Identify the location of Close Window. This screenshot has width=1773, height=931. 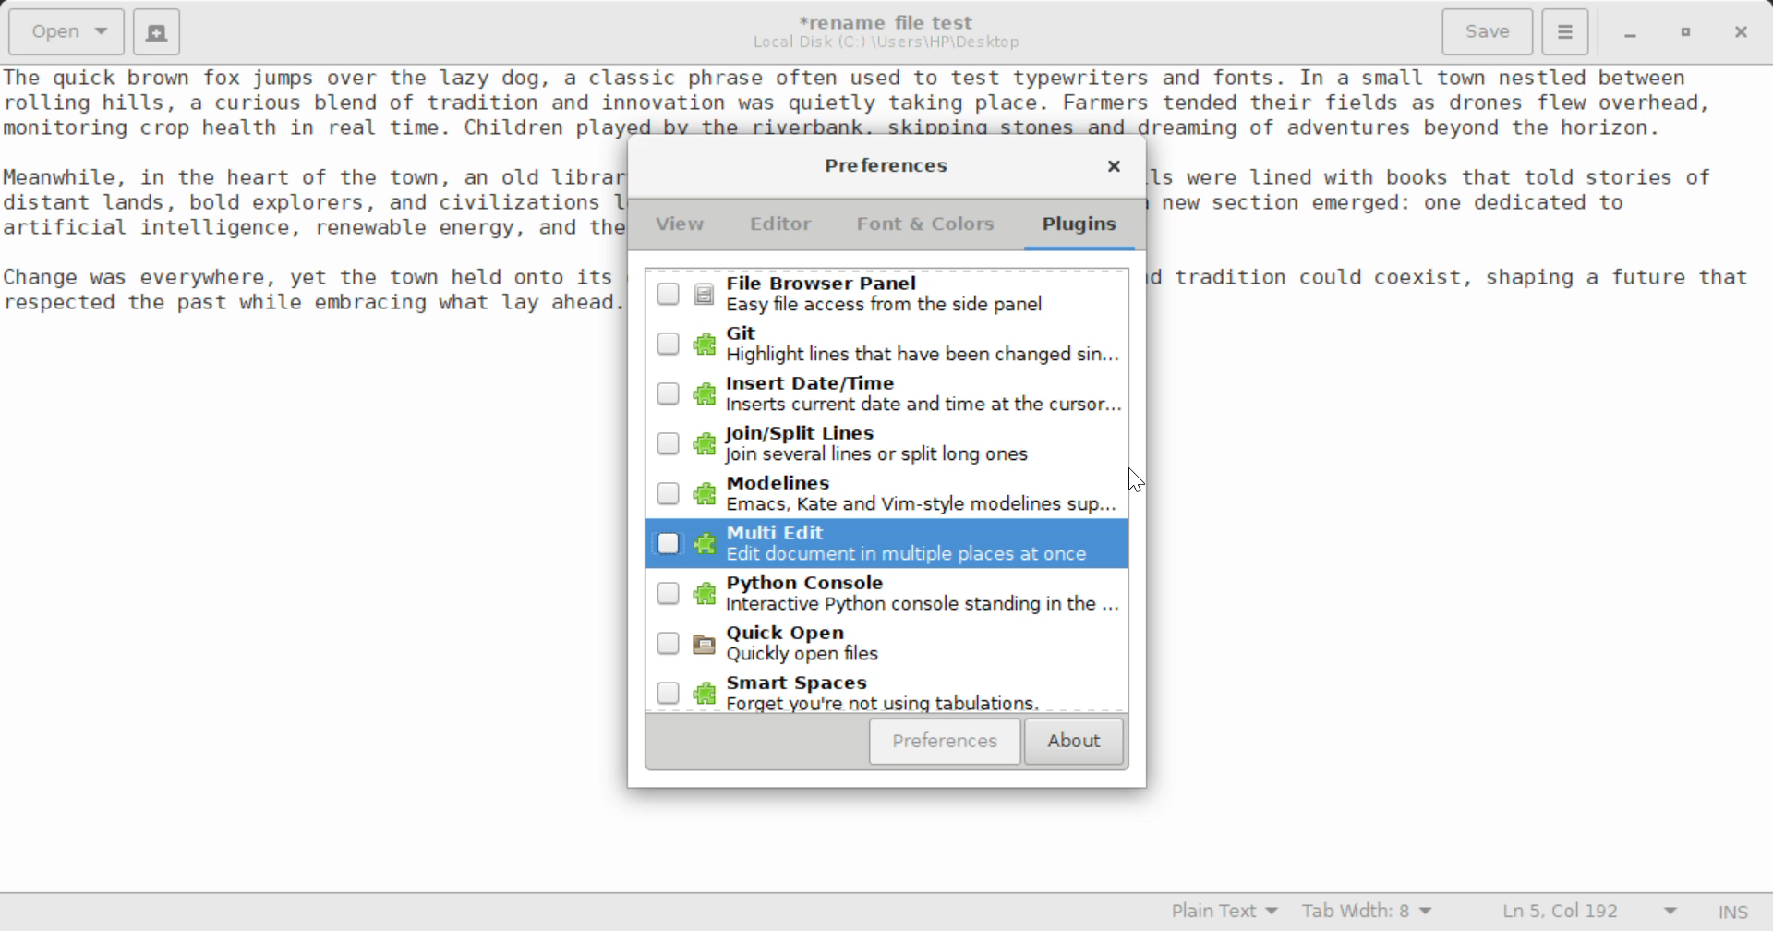
(1114, 169).